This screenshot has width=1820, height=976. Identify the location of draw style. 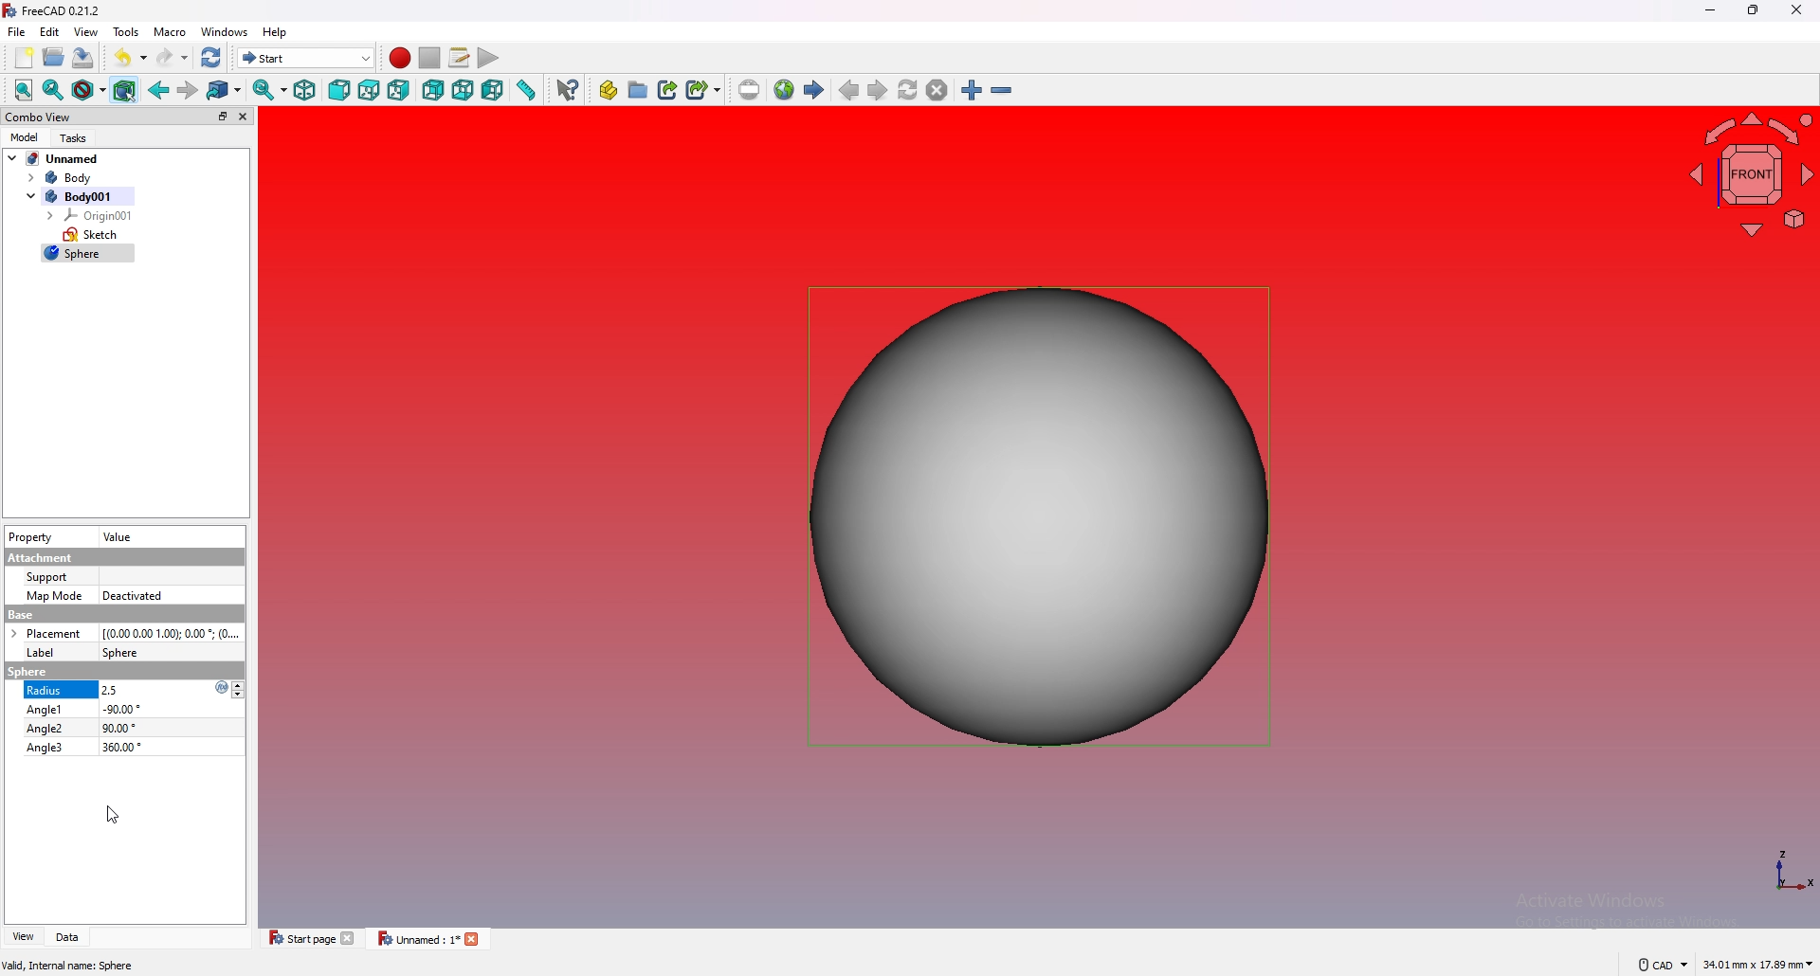
(89, 91).